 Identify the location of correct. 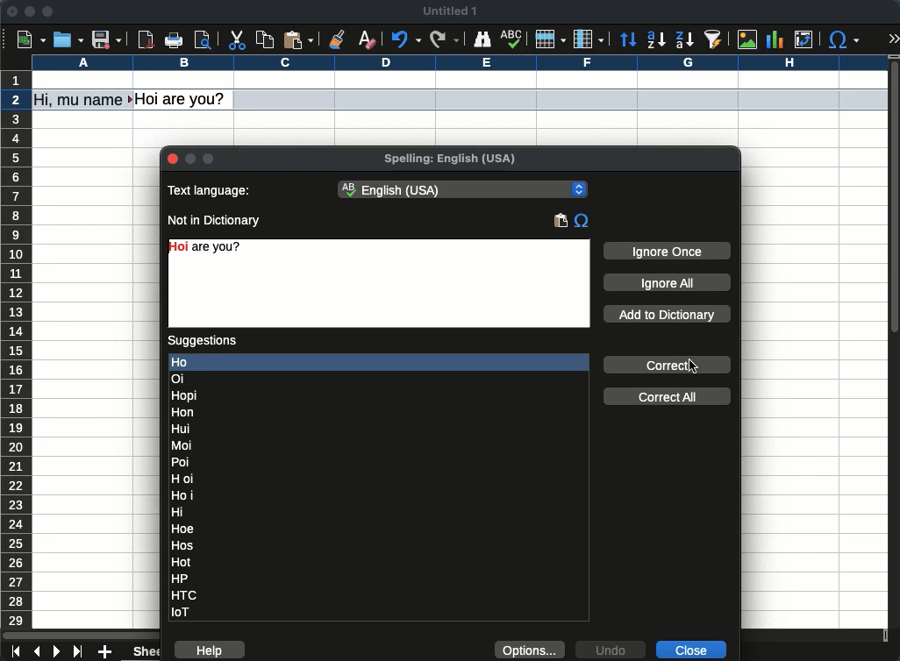
(666, 365).